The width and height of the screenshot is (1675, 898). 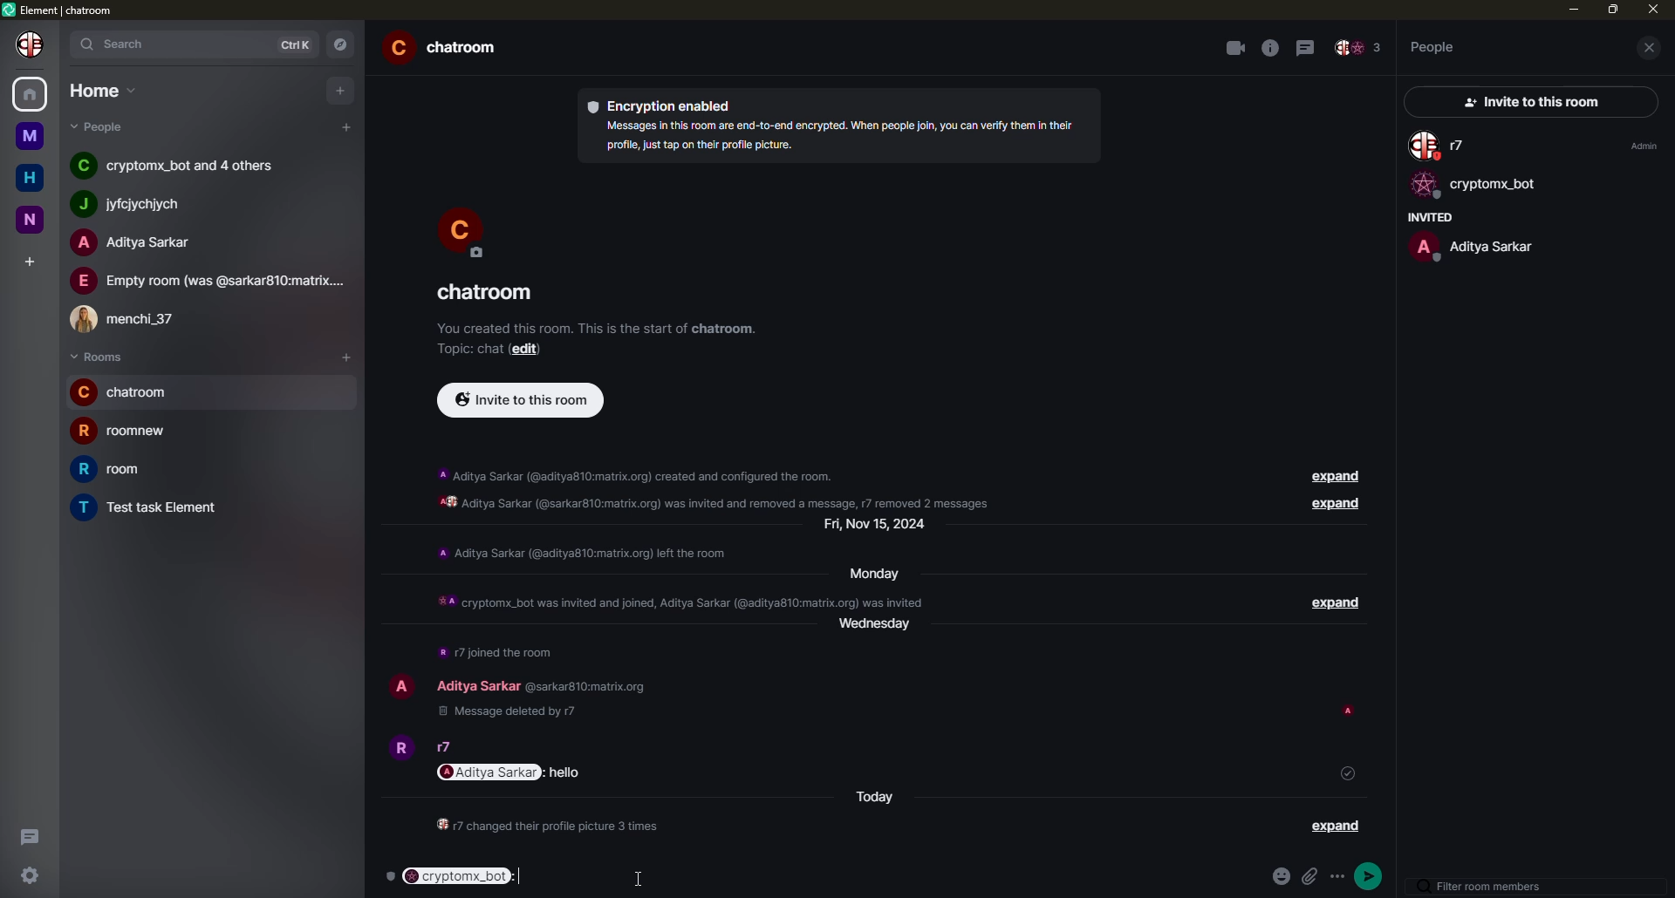 I want to click on home, so click(x=32, y=179).